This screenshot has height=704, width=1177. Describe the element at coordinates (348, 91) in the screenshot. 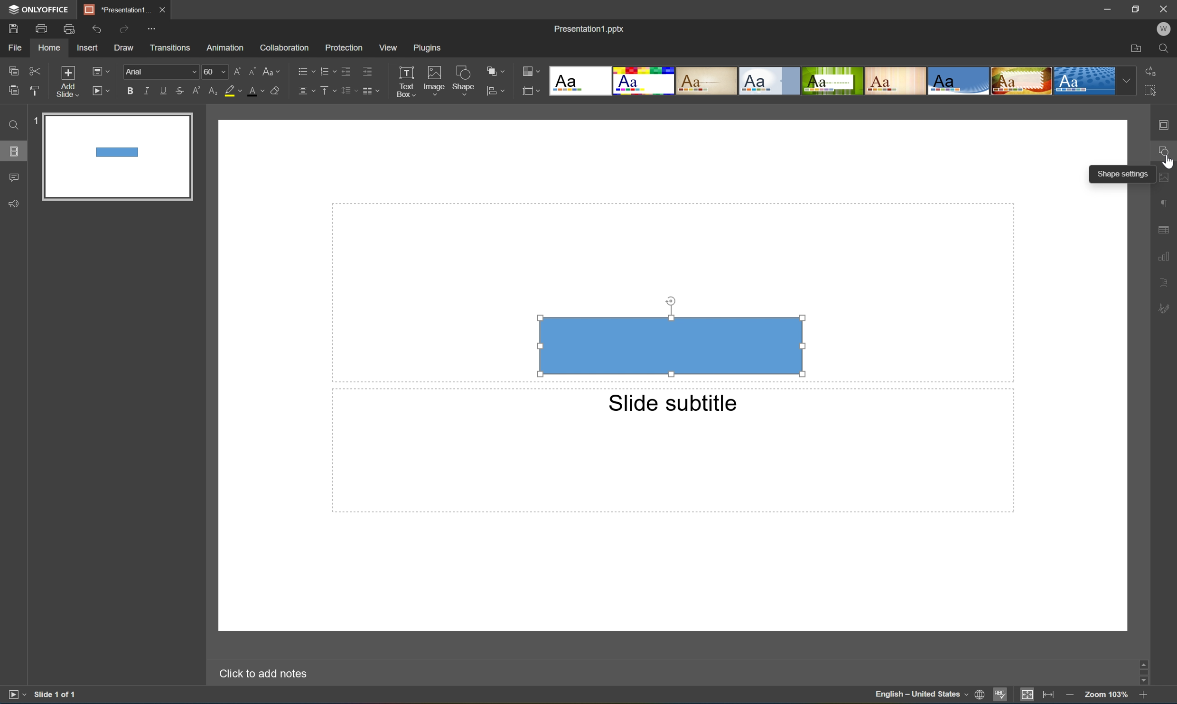

I see `Line spacing` at that location.